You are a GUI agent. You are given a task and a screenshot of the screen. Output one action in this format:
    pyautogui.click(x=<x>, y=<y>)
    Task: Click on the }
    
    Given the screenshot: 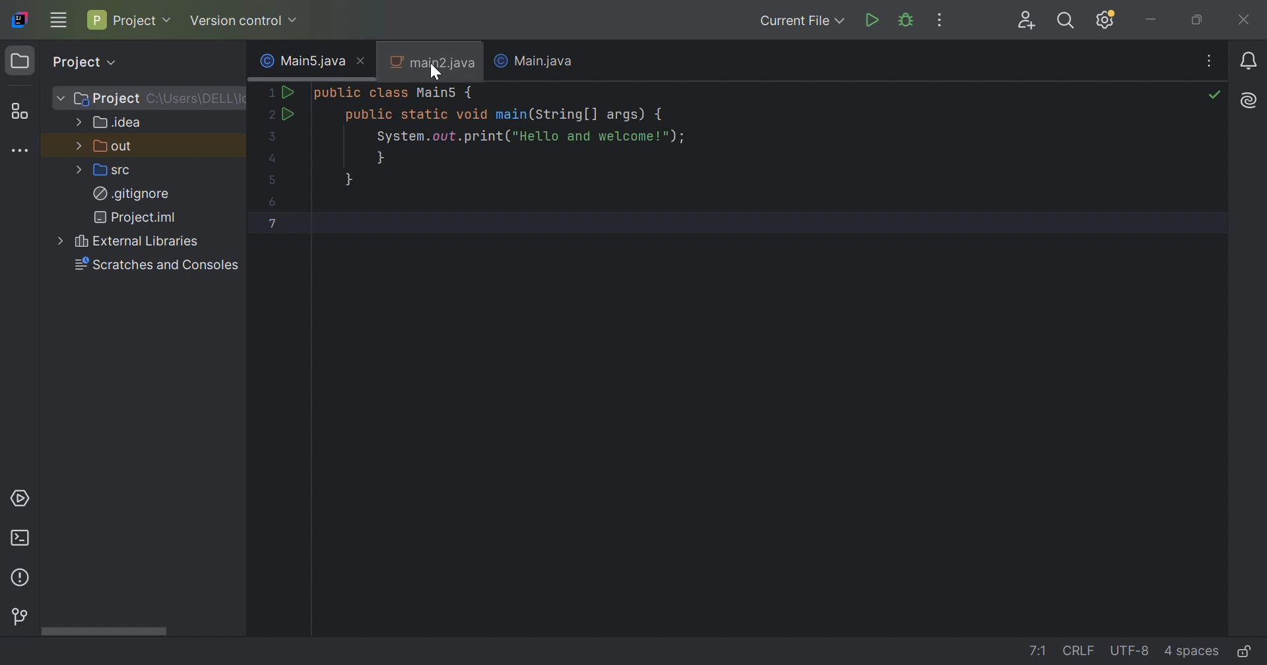 What is the action you would take?
    pyautogui.click(x=350, y=179)
    